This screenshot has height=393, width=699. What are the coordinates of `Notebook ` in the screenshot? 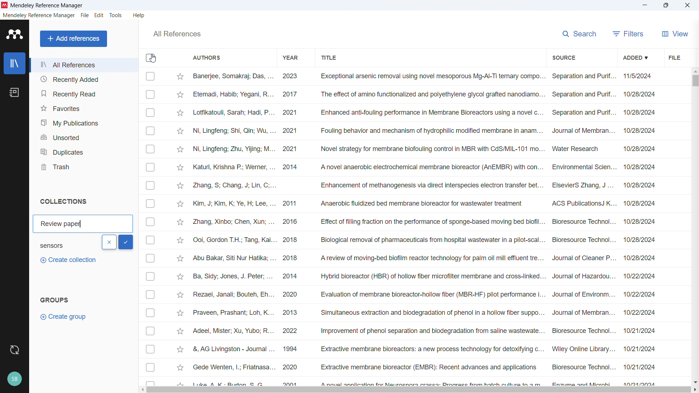 It's located at (14, 93).